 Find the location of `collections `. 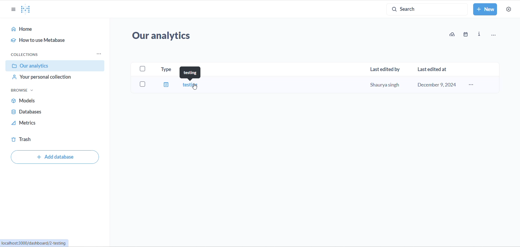

collections  is located at coordinates (30, 55).